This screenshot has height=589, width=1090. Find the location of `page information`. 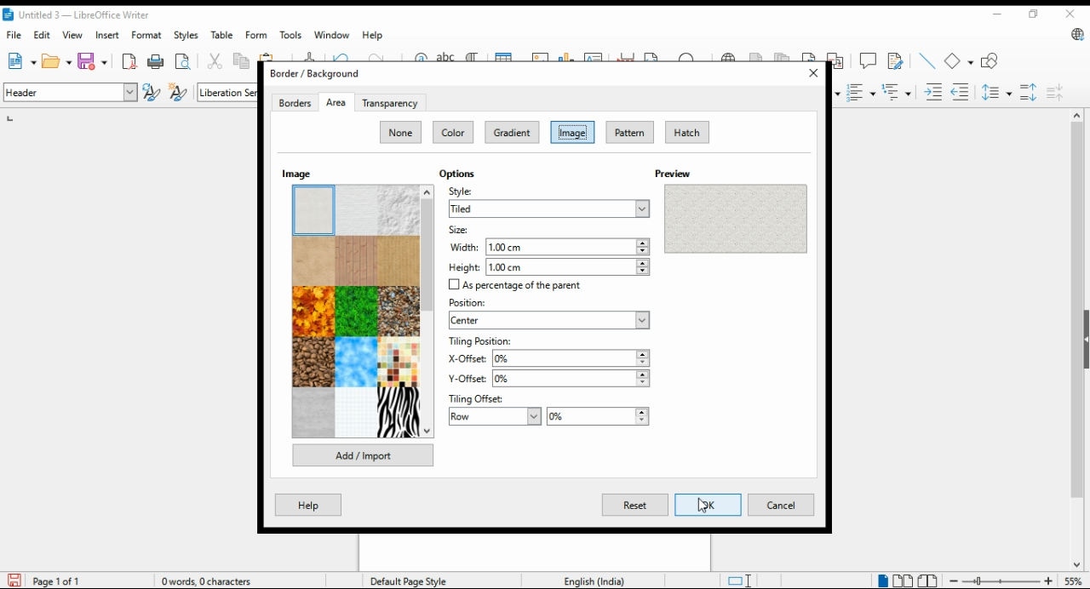

page information is located at coordinates (53, 580).